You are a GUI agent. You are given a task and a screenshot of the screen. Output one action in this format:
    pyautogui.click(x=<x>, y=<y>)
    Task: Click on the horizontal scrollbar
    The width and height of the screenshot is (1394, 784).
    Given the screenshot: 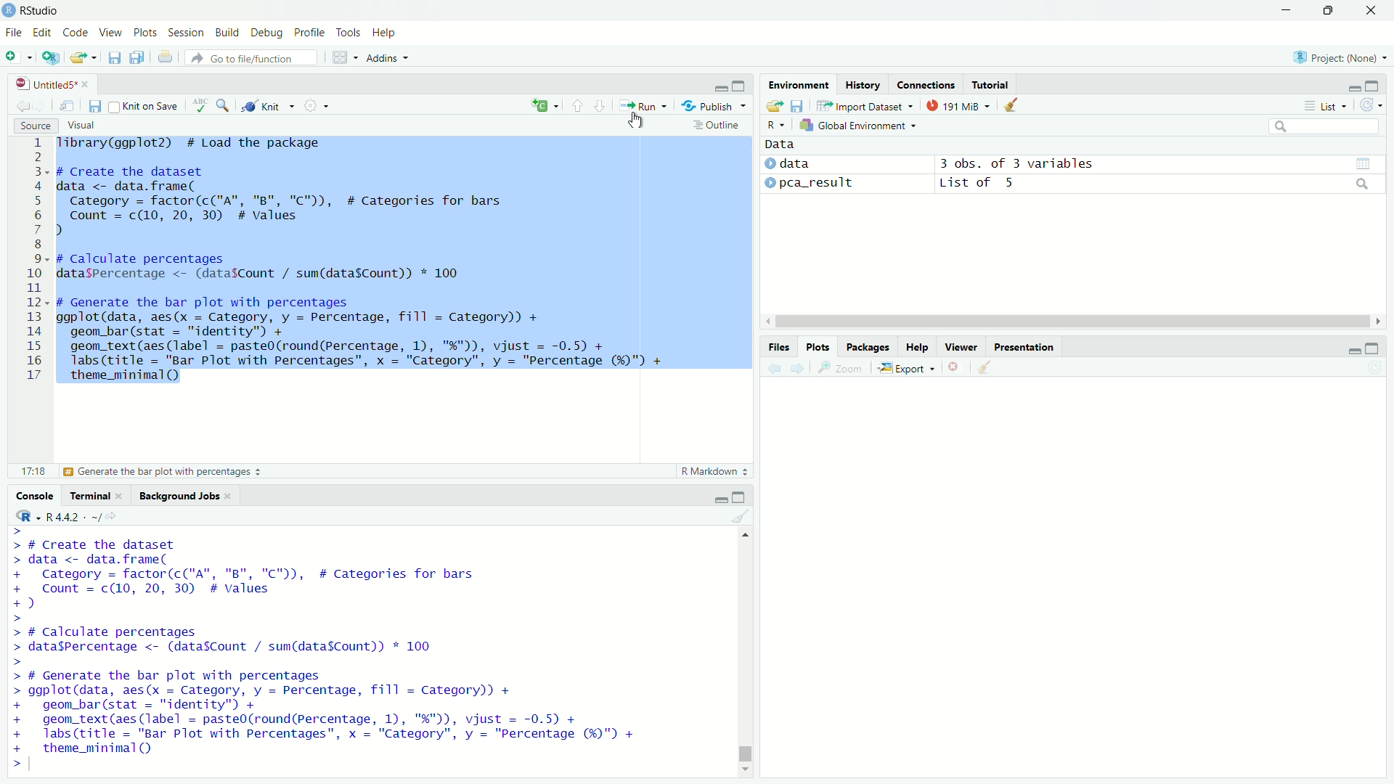 What is the action you would take?
    pyautogui.click(x=1075, y=322)
    